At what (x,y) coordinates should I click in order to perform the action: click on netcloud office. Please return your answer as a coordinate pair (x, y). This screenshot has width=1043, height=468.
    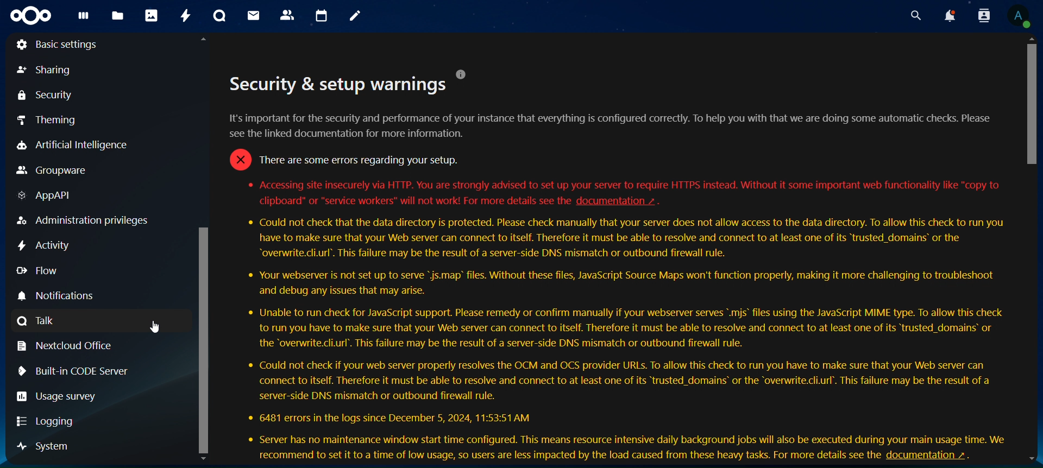
    Looking at the image, I should click on (73, 346).